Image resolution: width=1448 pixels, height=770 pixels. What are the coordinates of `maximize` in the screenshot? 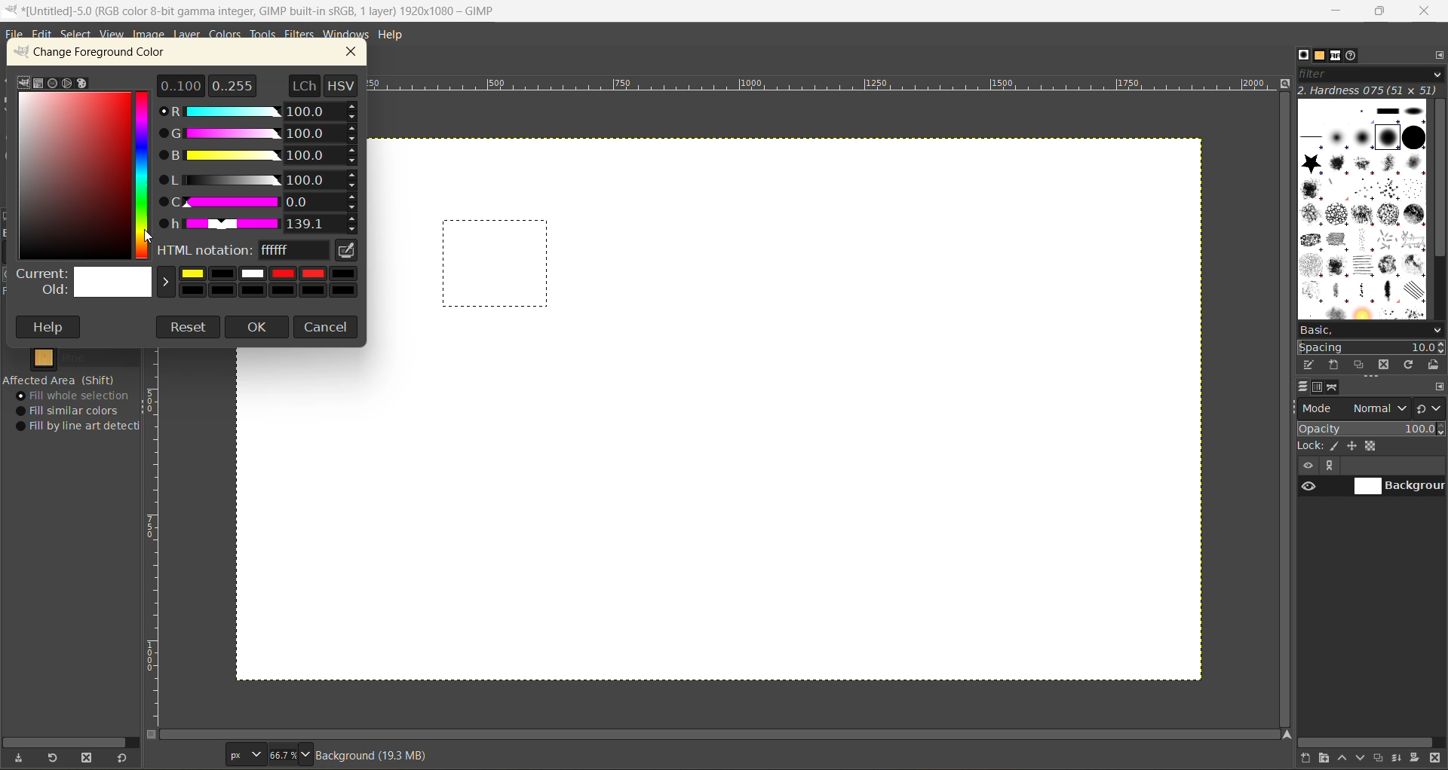 It's located at (1380, 14).